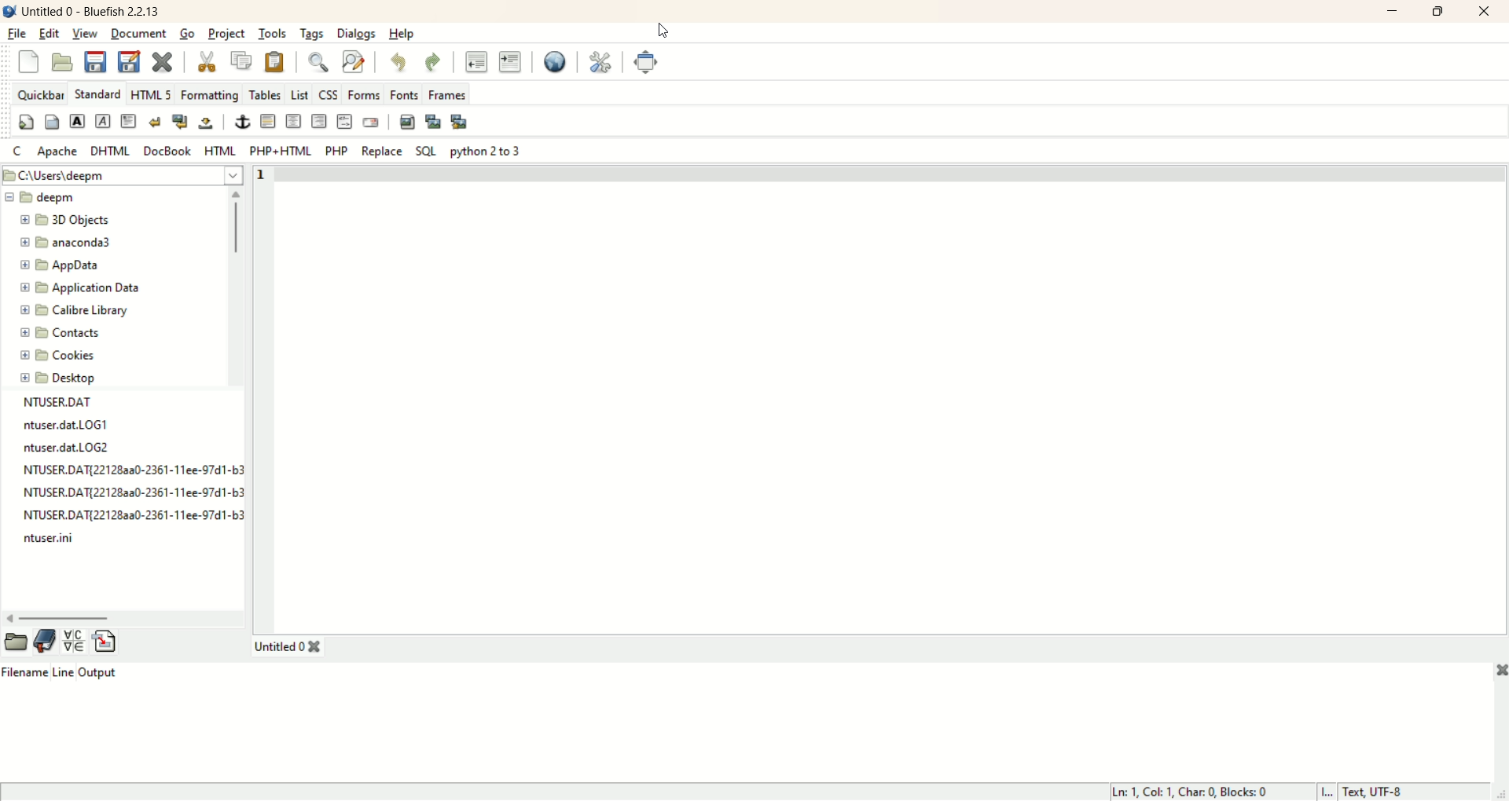 This screenshot has width=1509, height=801. What do you see at coordinates (486, 149) in the screenshot?
I see `python 2 to 3` at bounding box center [486, 149].